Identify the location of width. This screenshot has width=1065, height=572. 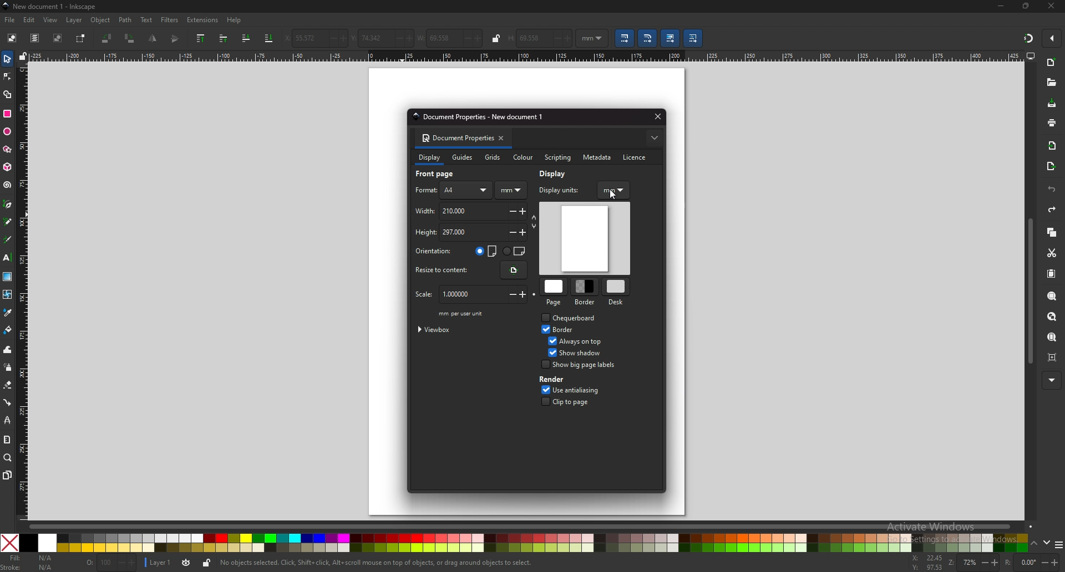
(450, 211).